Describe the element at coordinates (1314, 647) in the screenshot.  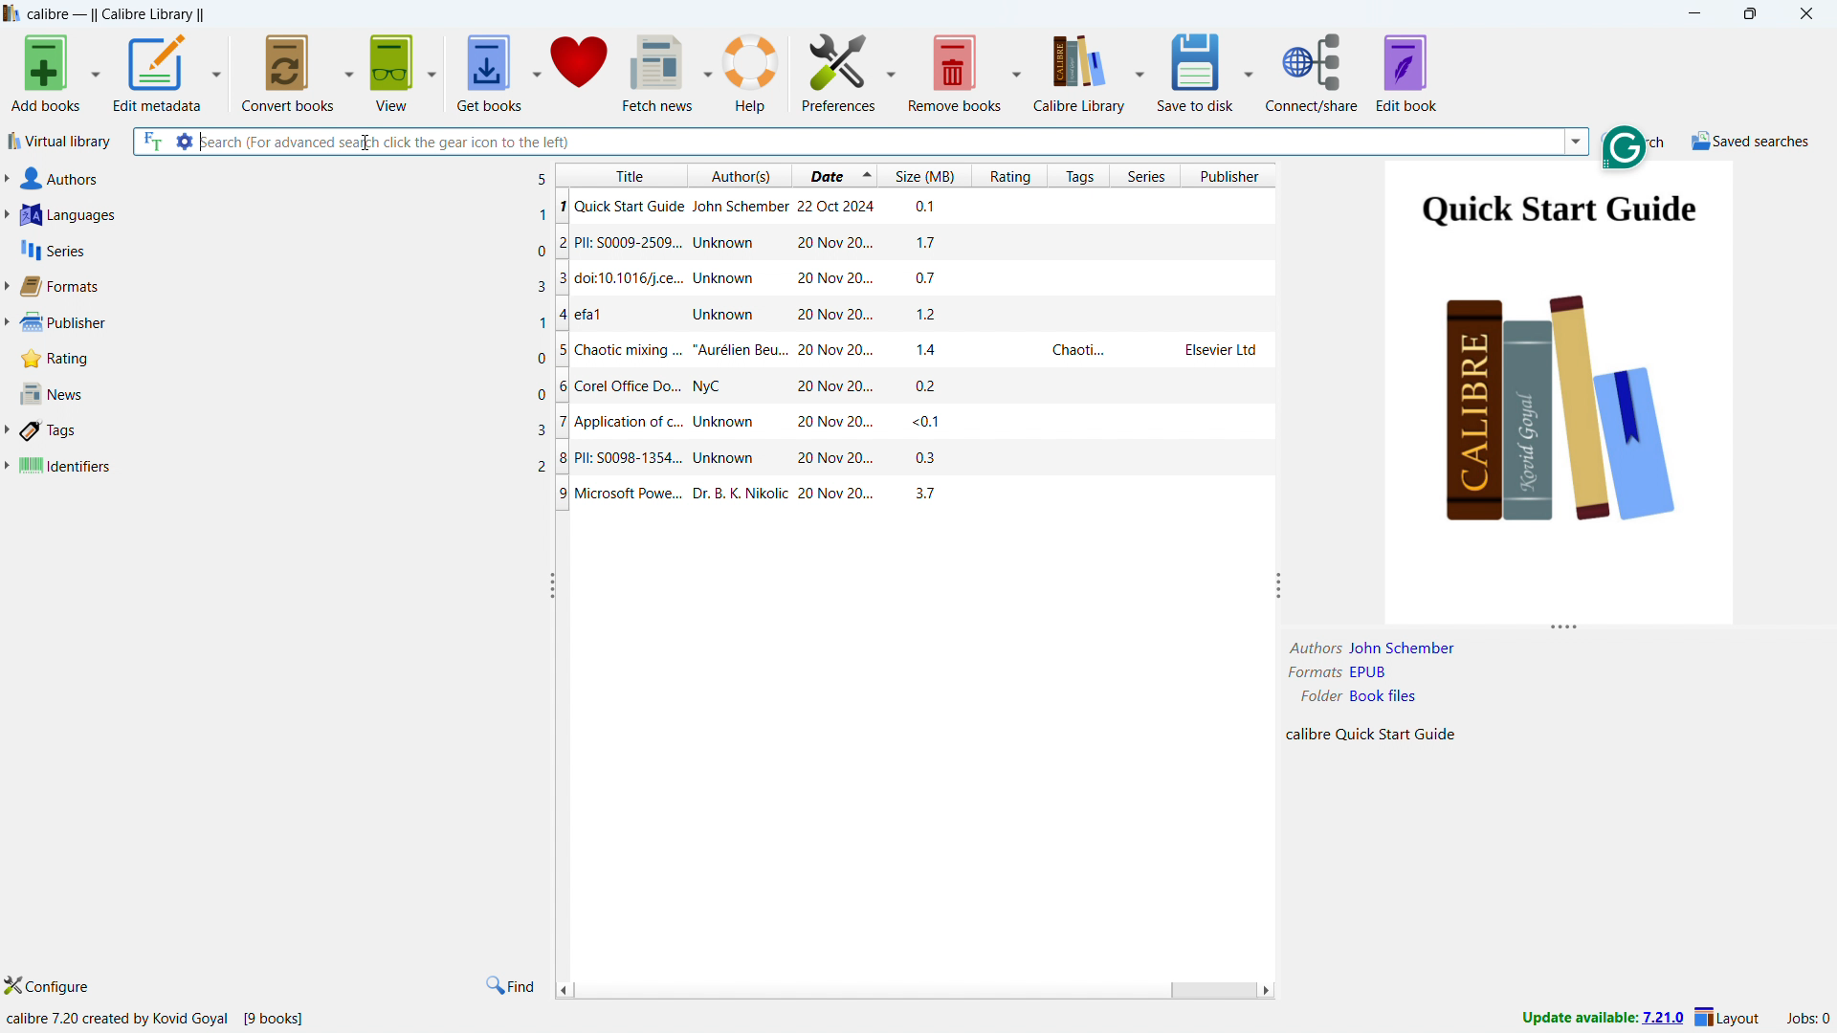
I see `Author` at that location.